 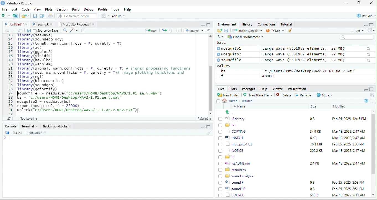 What do you see at coordinates (370, 30) in the screenshot?
I see `refresh` at bounding box center [370, 30].